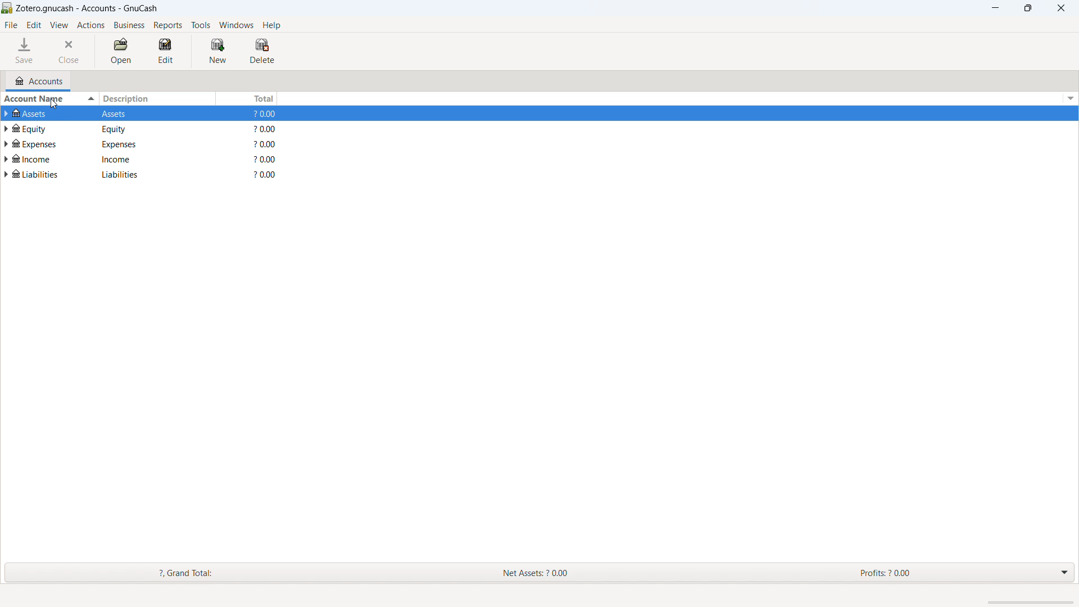 The width and height of the screenshot is (1079, 607). I want to click on Profits: ? 0.00, so click(910, 573).